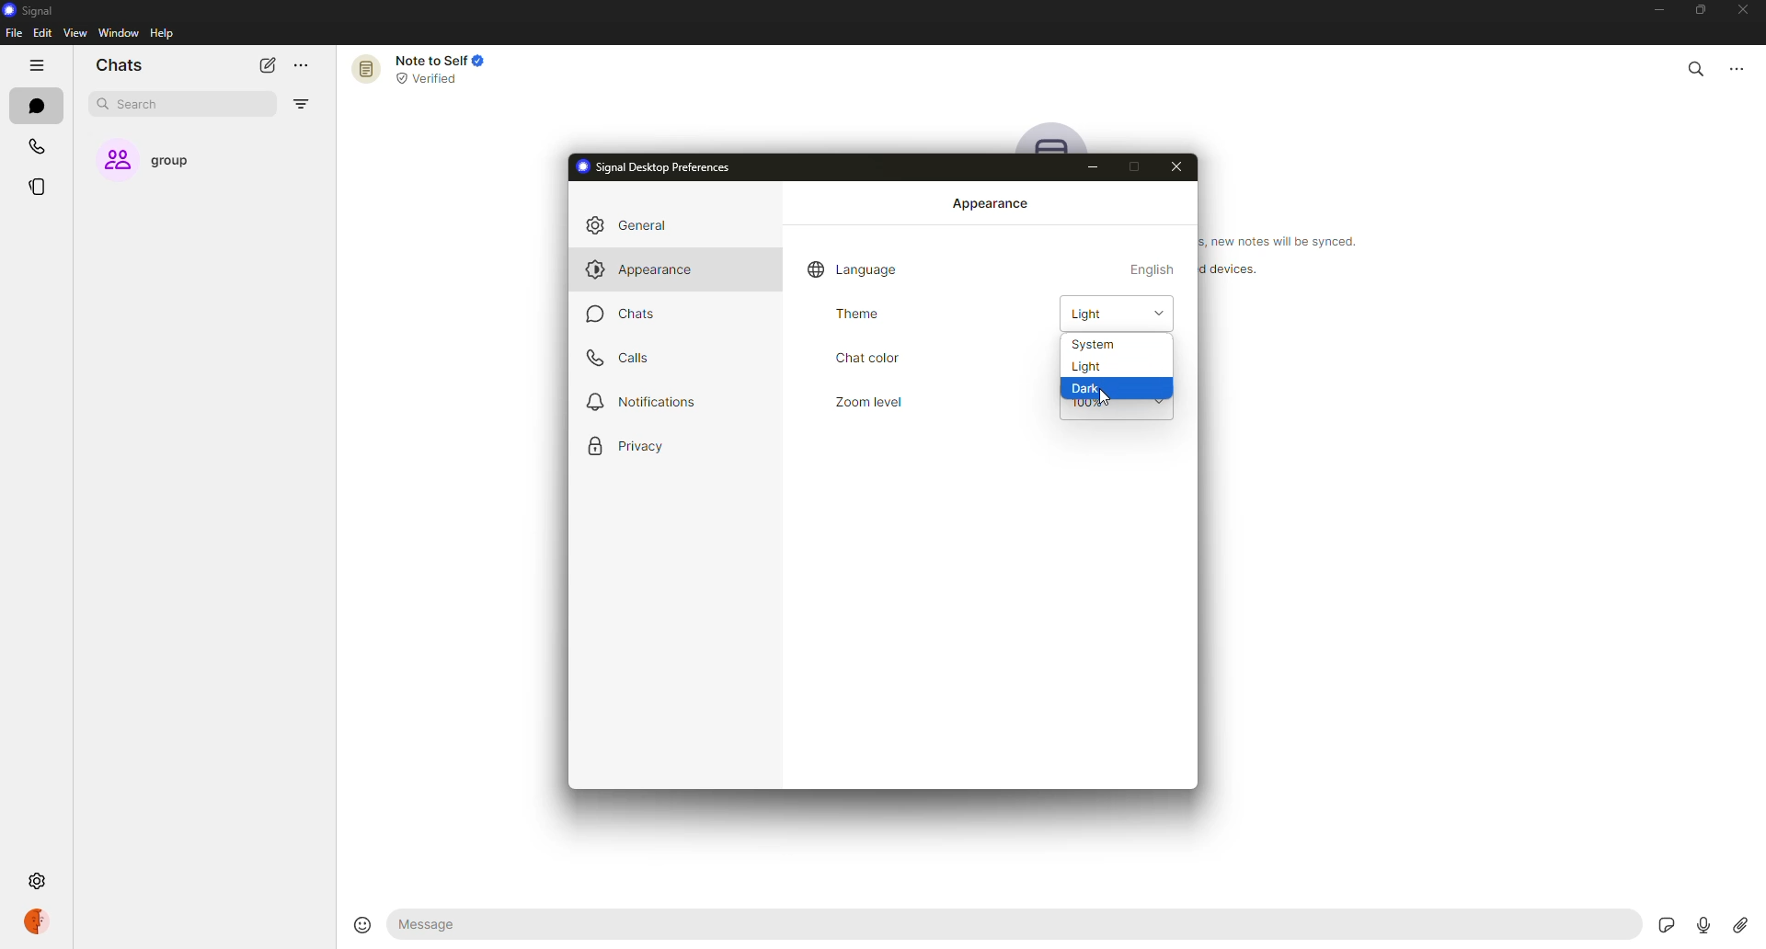  Describe the element at coordinates (1131, 167) in the screenshot. I see `maximize` at that location.